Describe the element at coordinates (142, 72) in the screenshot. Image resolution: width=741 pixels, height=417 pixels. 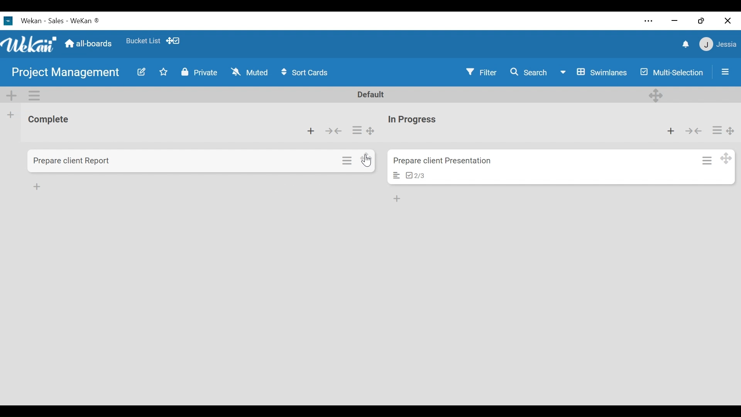
I see `Edit` at that location.